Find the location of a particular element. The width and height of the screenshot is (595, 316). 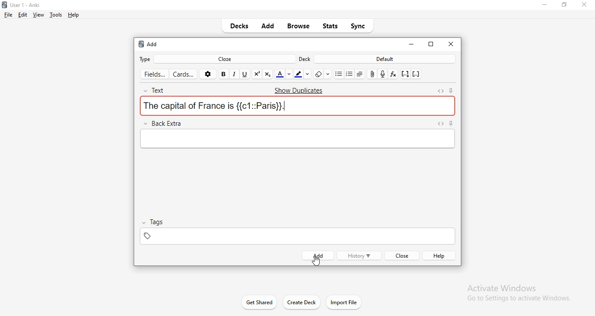

minimise is located at coordinates (544, 6).